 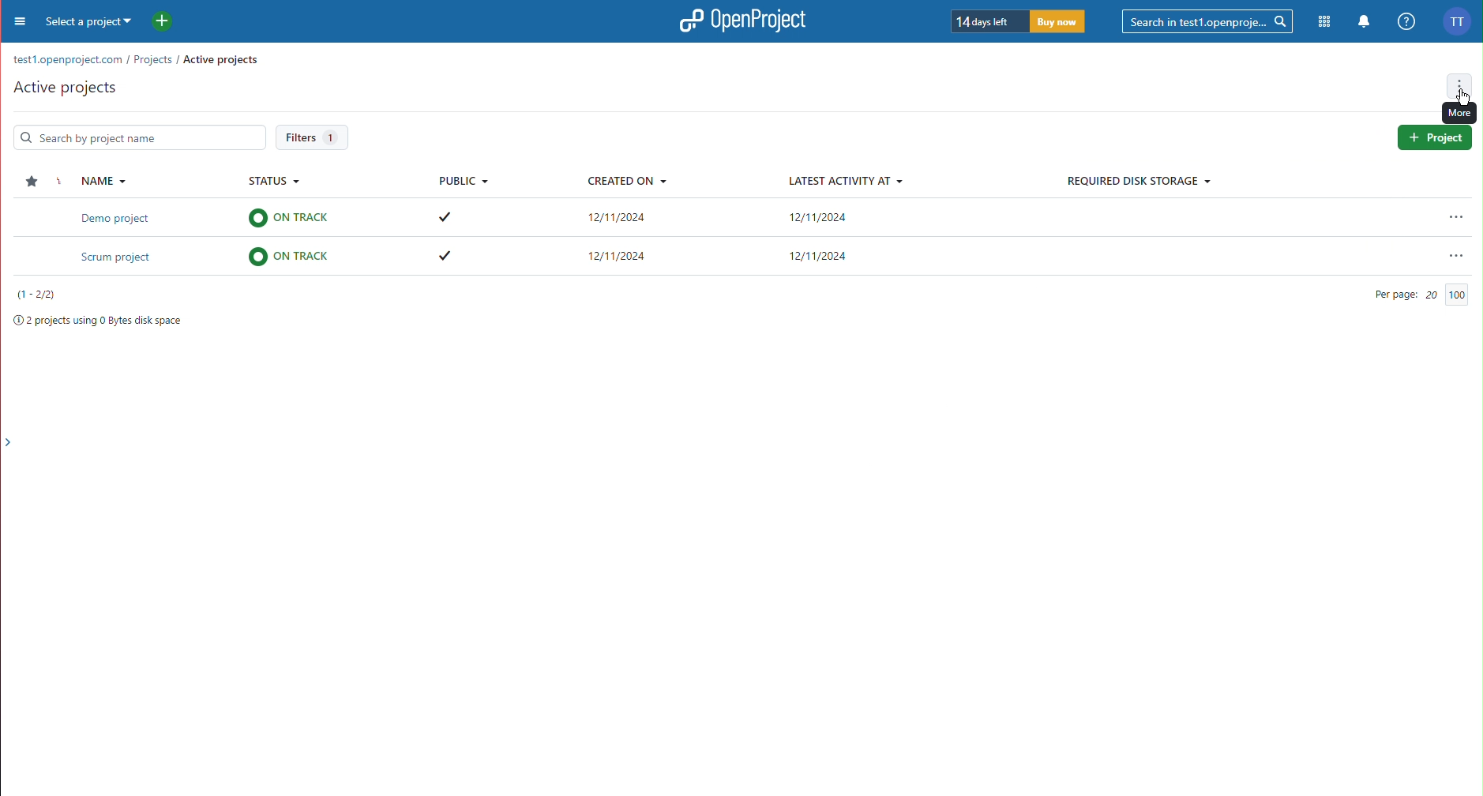 I want to click on Searchbar, so click(x=1202, y=21).